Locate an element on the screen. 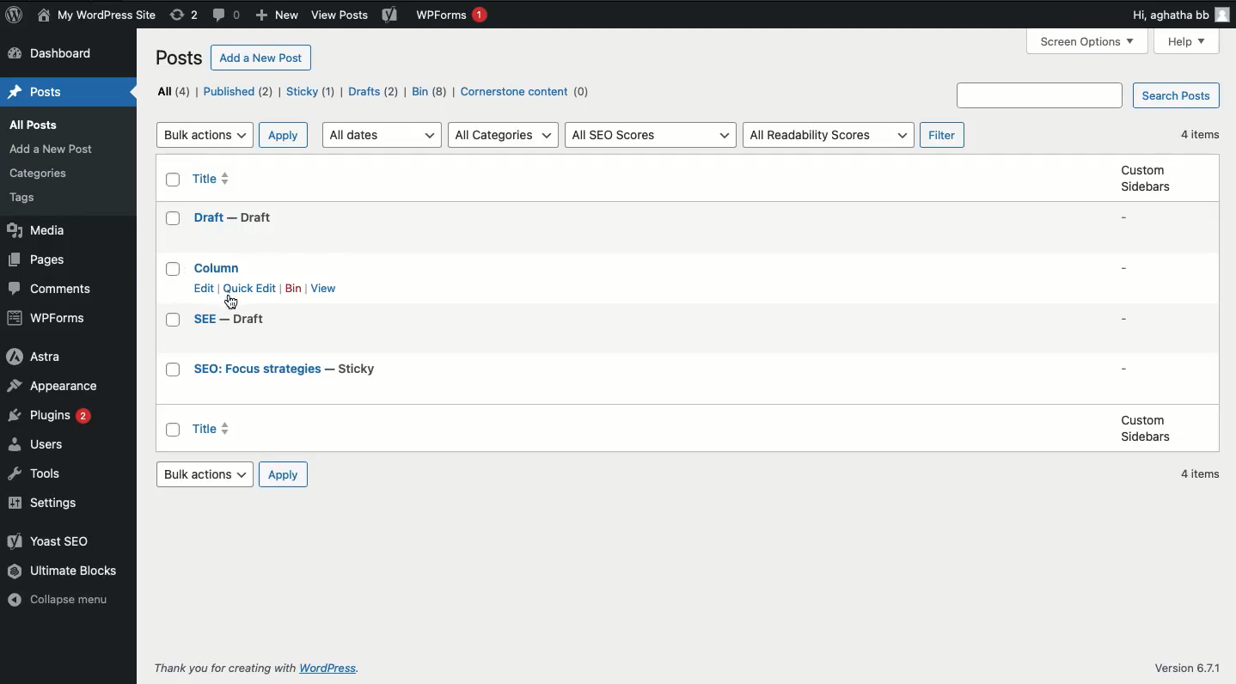  Apply is located at coordinates (285, 476).